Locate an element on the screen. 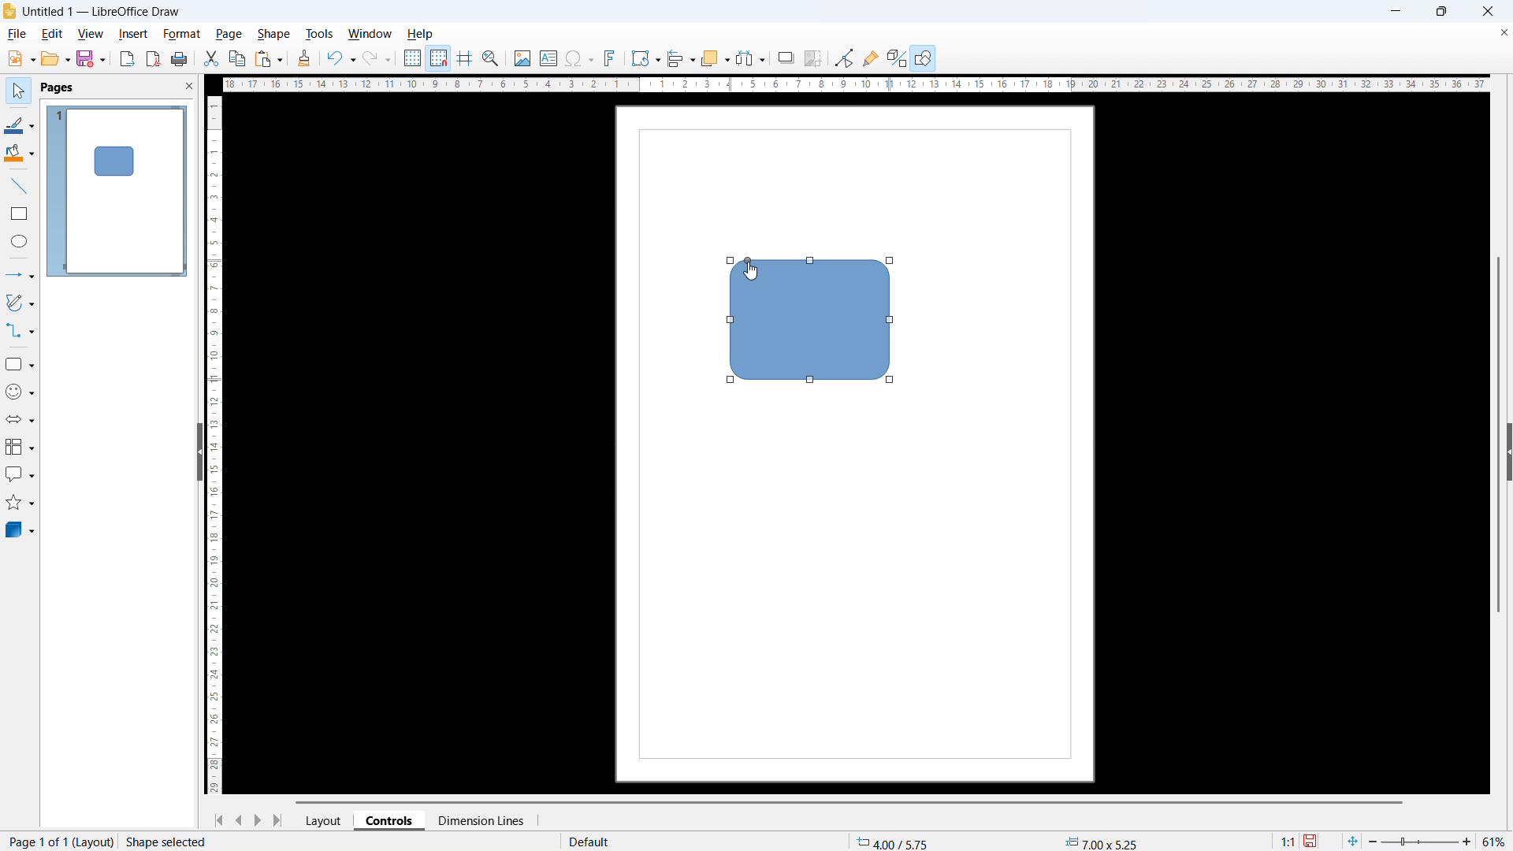 The image size is (1513, 851). Shape selected is located at coordinates (168, 842).